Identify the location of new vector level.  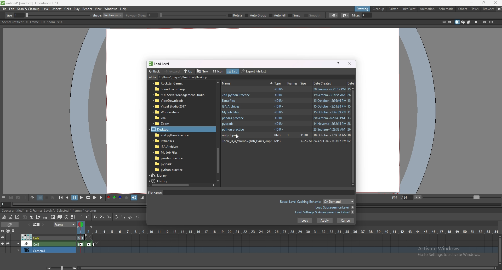
(18, 217).